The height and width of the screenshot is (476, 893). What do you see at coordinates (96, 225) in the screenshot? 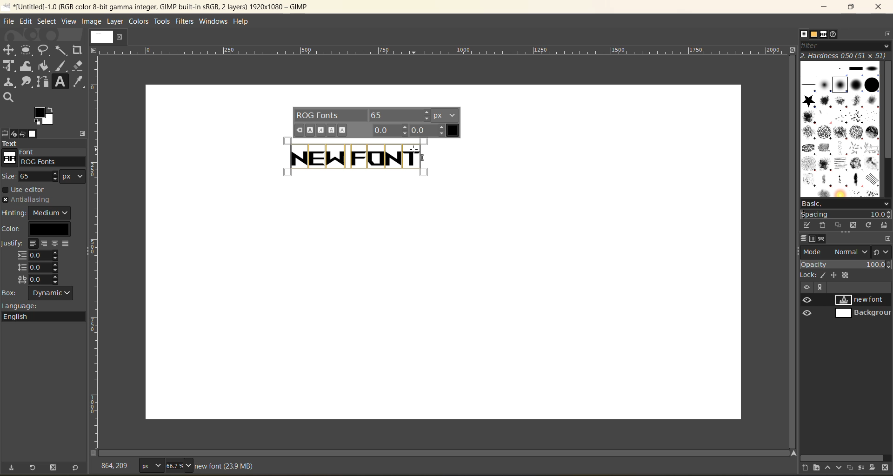
I see `scale` at bounding box center [96, 225].